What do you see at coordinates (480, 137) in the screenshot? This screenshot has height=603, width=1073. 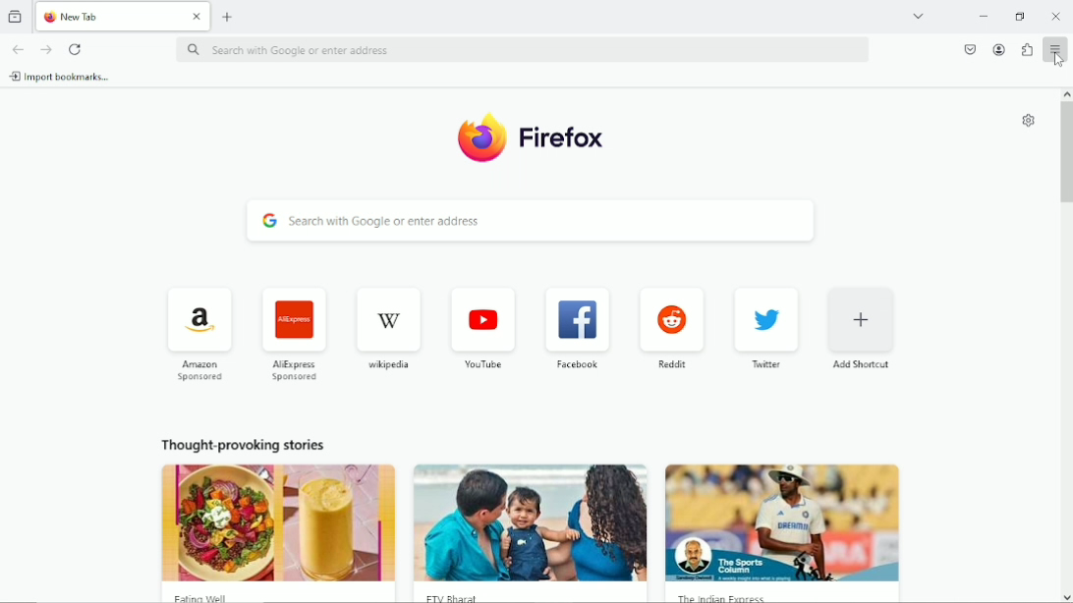 I see `icon` at bounding box center [480, 137].